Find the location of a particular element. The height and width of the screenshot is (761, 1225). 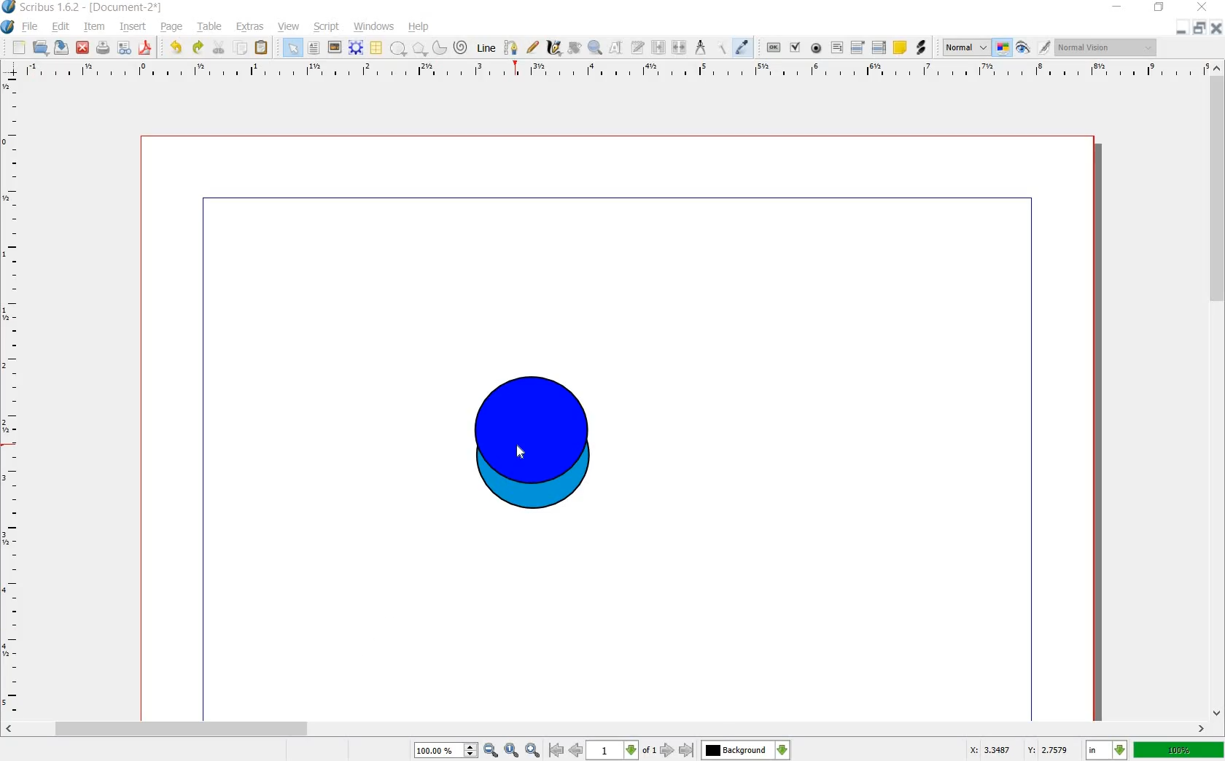

text frame is located at coordinates (314, 48).